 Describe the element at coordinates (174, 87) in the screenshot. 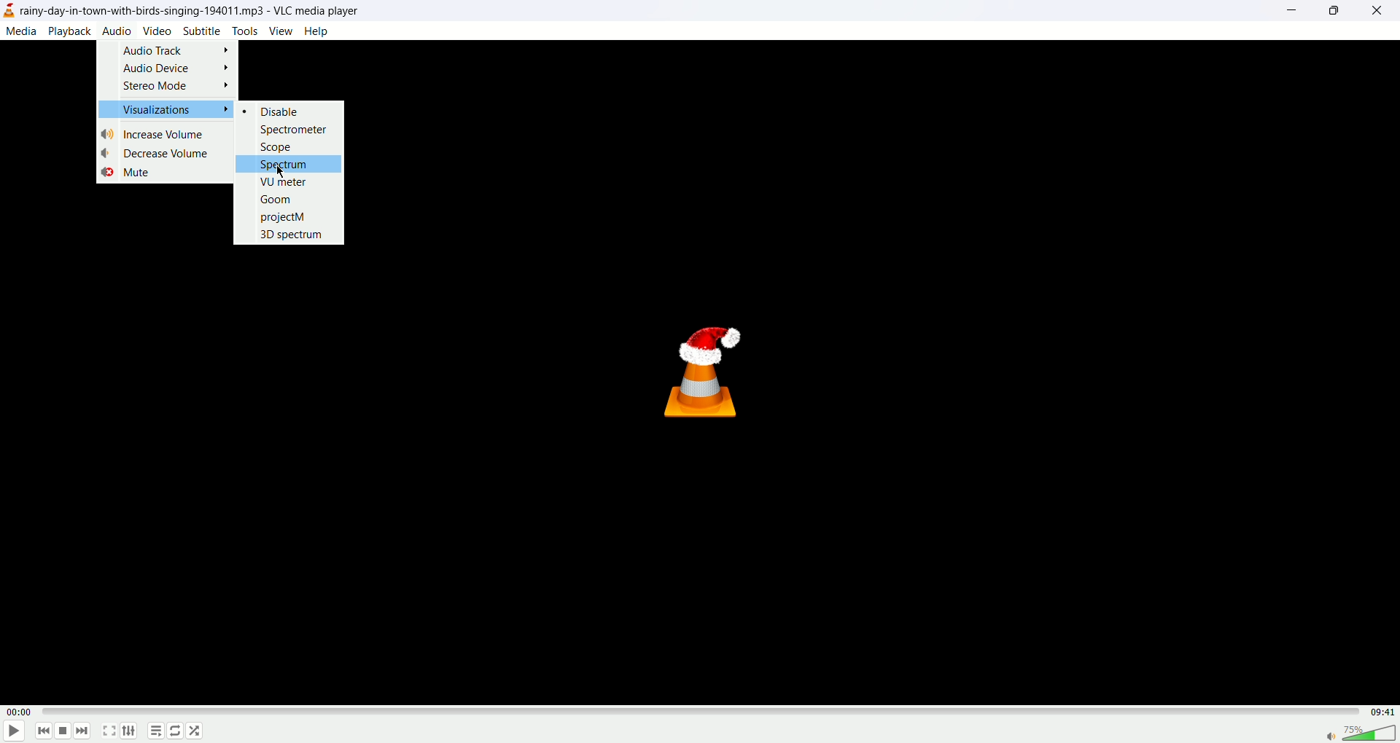

I see `stereo mode` at that location.